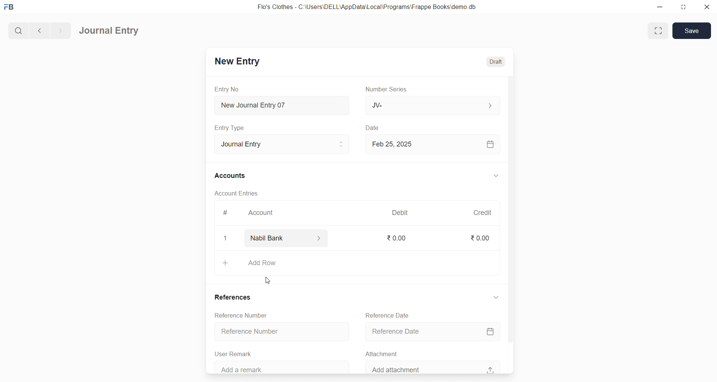 The height and width of the screenshot is (382, 717). What do you see at coordinates (224, 213) in the screenshot?
I see `#` at bounding box center [224, 213].